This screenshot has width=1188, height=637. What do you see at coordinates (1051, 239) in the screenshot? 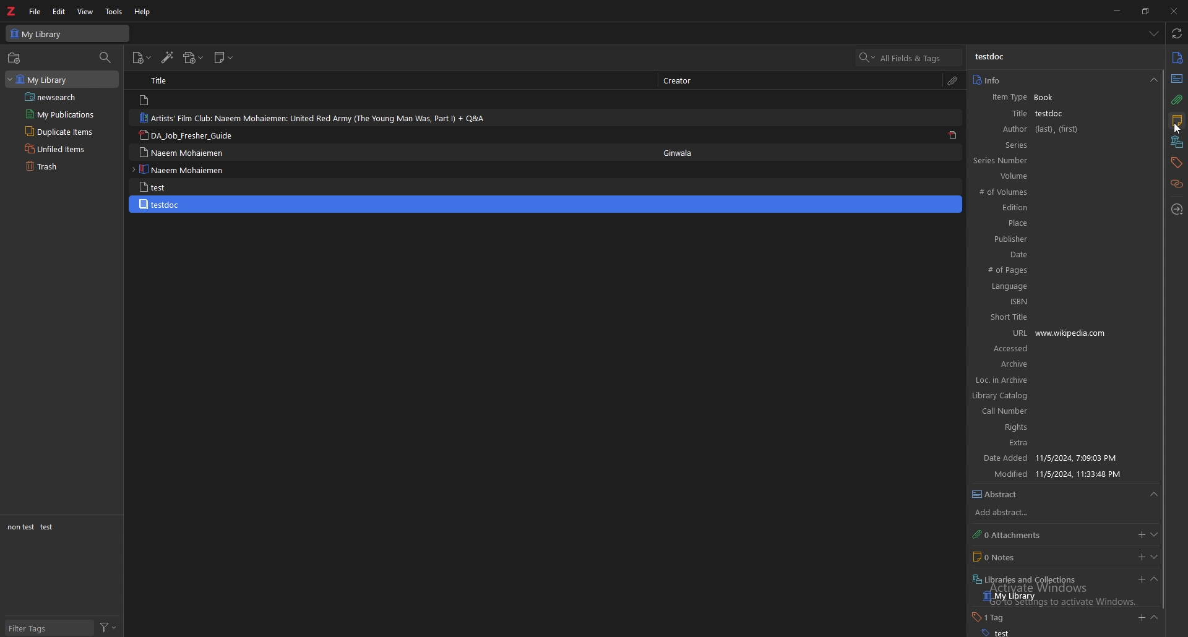
I see `publisher` at bounding box center [1051, 239].